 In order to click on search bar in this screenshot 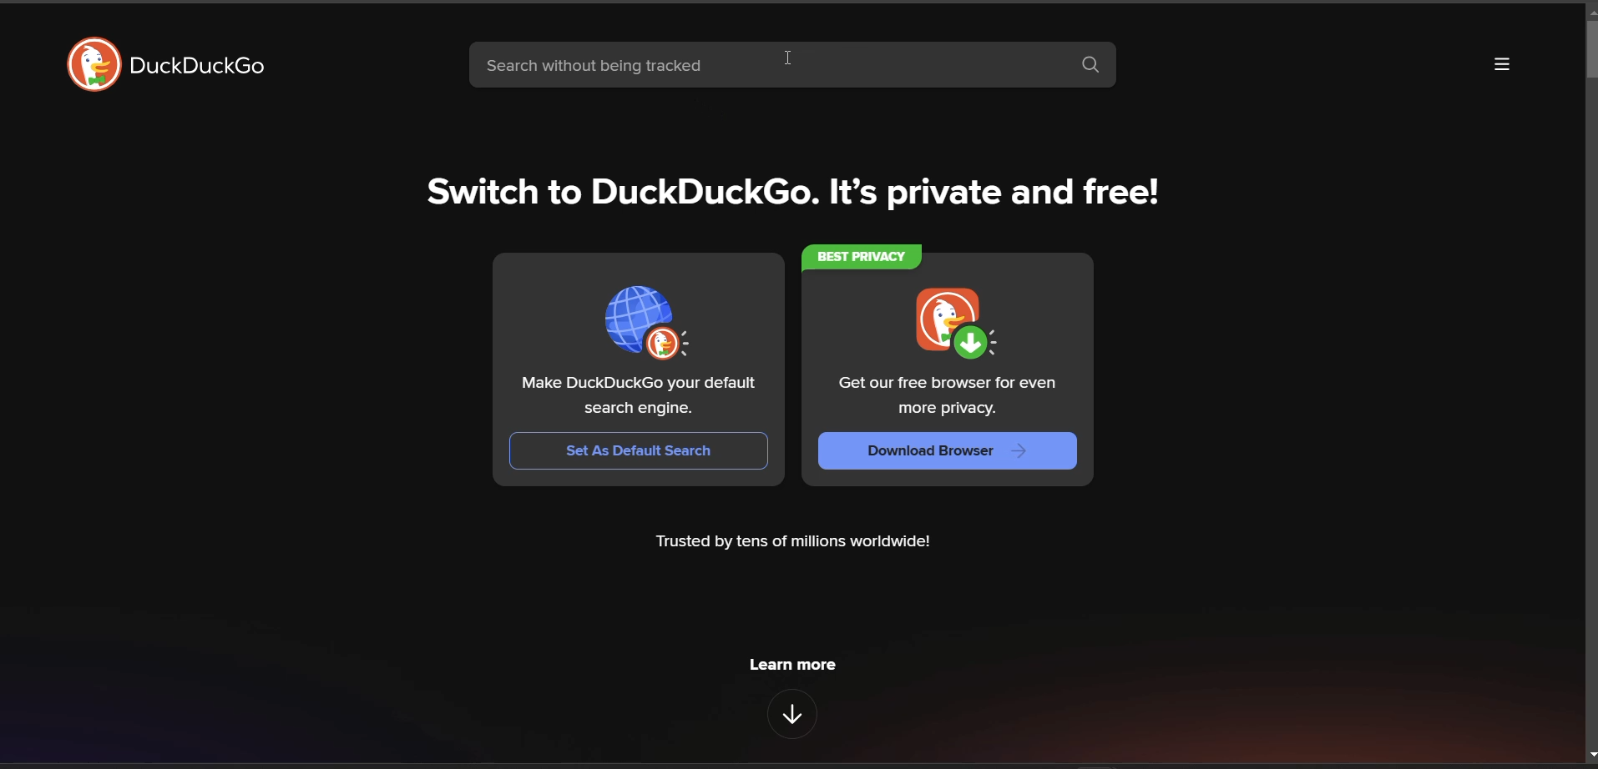, I will do `click(756, 68)`.